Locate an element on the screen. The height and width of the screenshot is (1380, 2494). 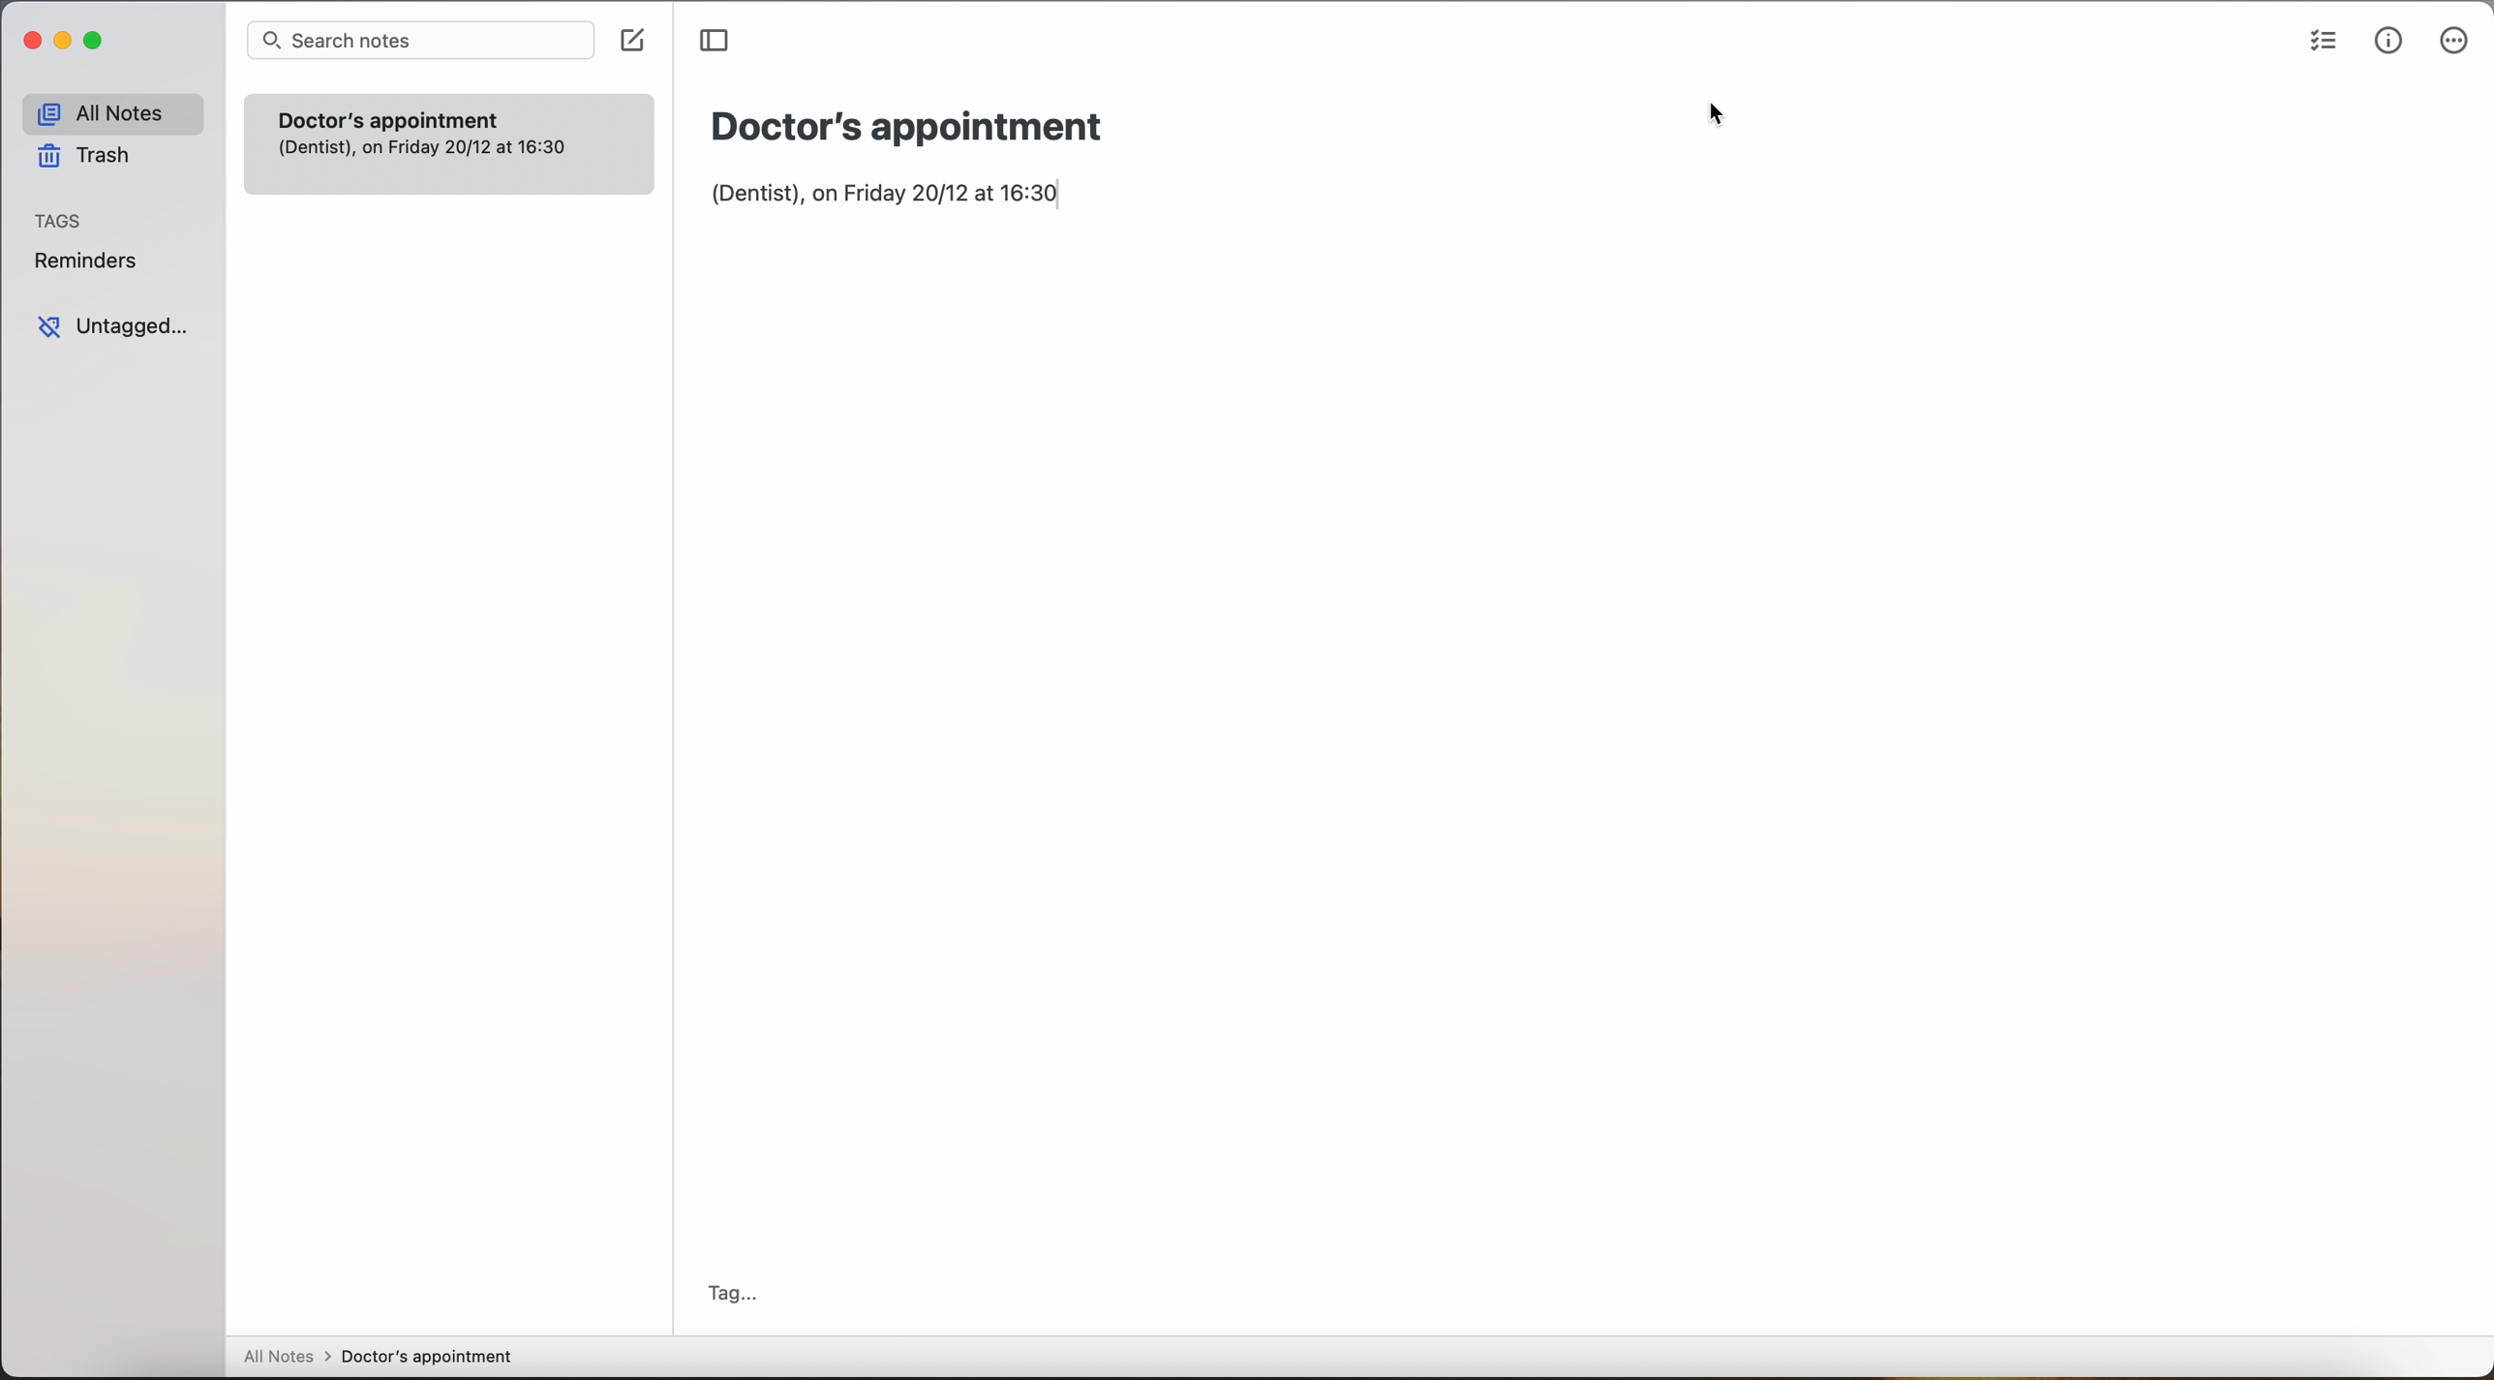
maximize is located at coordinates (98, 42).